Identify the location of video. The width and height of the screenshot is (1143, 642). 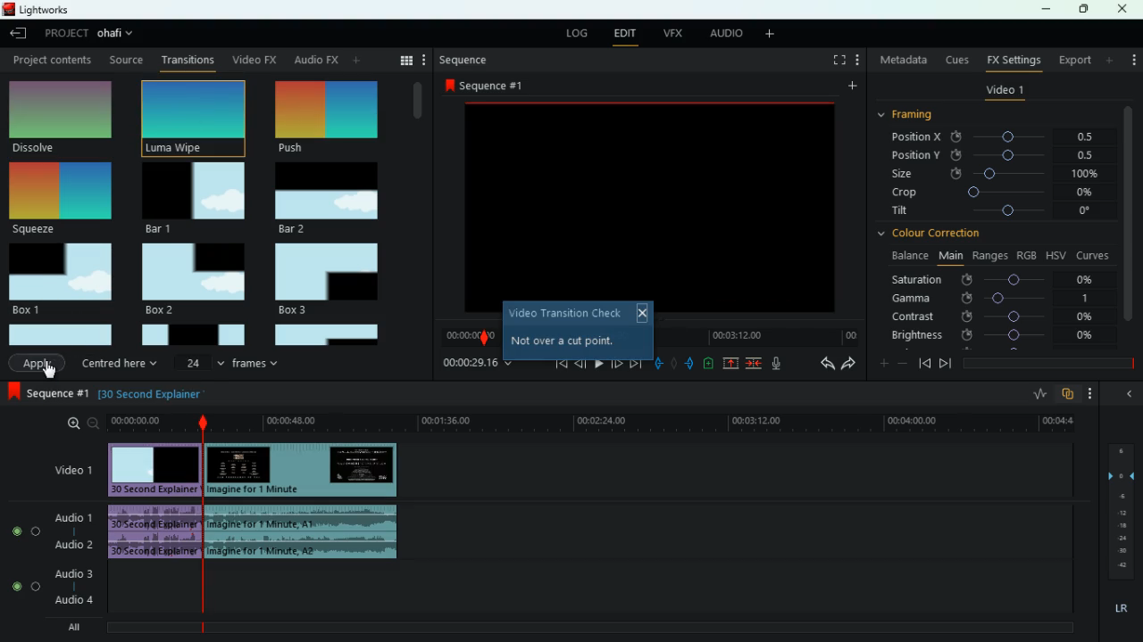
(305, 470).